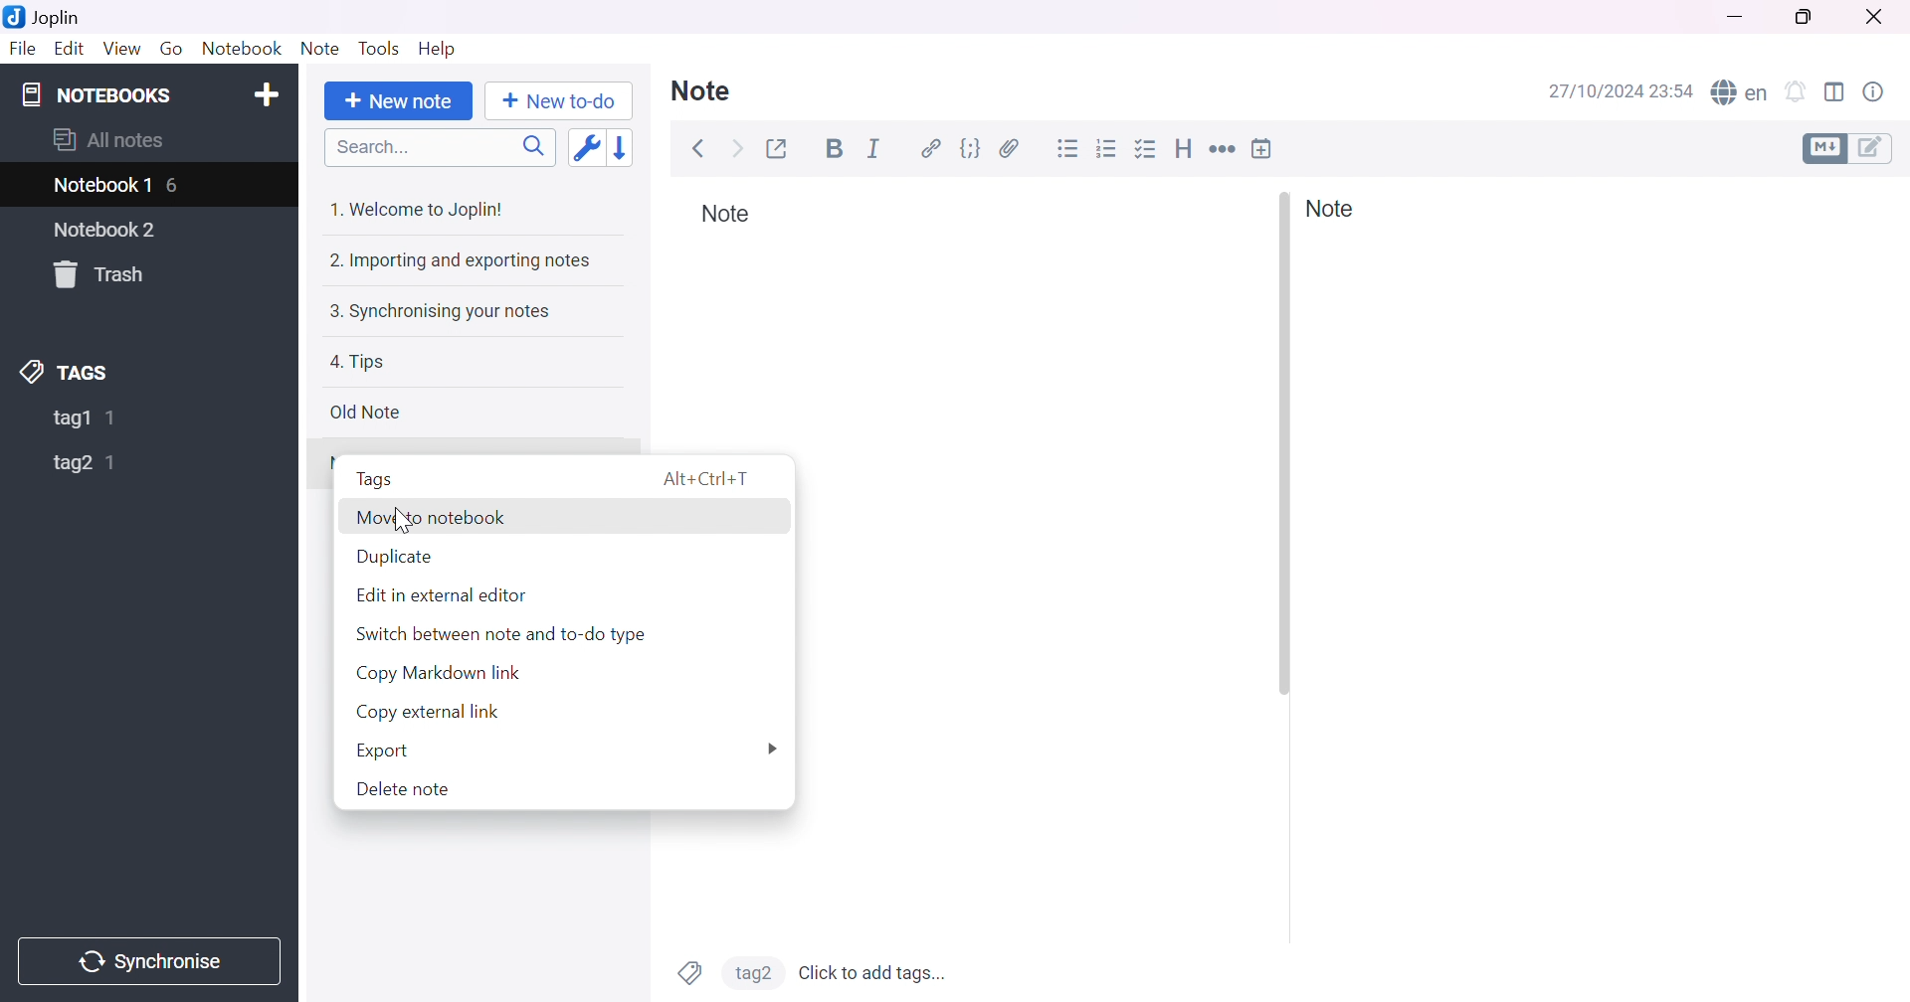 The height and width of the screenshot is (1002, 1910). What do you see at coordinates (123, 50) in the screenshot?
I see `View` at bounding box center [123, 50].